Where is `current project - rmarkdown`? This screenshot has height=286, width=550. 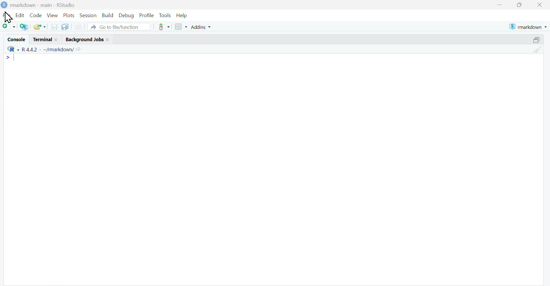 current project - rmarkdown is located at coordinates (528, 27).